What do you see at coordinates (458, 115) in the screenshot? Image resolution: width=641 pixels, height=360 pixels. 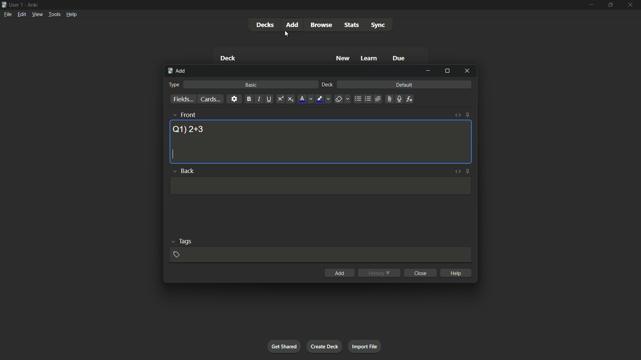 I see `toggle html editor` at bounding box center [458, 115].